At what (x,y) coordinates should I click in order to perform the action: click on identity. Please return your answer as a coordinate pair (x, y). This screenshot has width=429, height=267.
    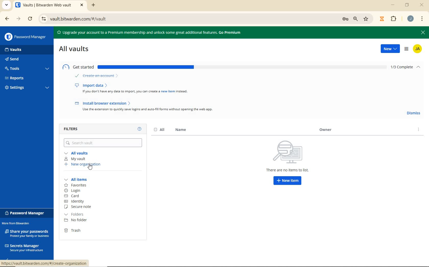
    Looking at the image, I should click on (77, 202).